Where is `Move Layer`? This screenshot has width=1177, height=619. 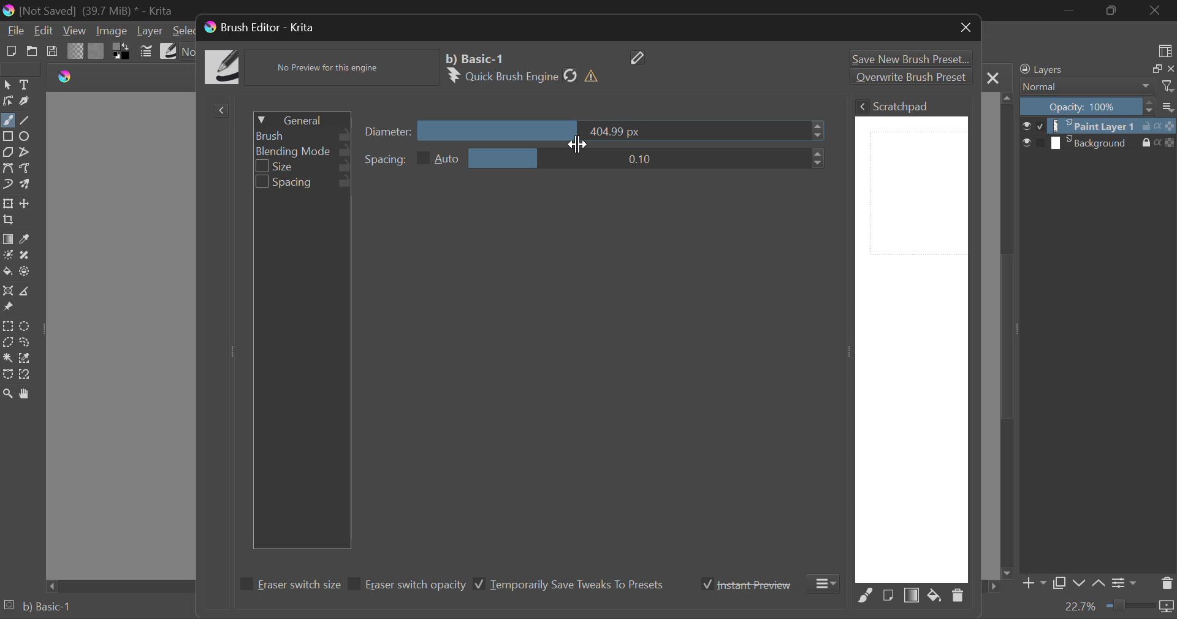
Move Layer is located at coordinates (26, 203).